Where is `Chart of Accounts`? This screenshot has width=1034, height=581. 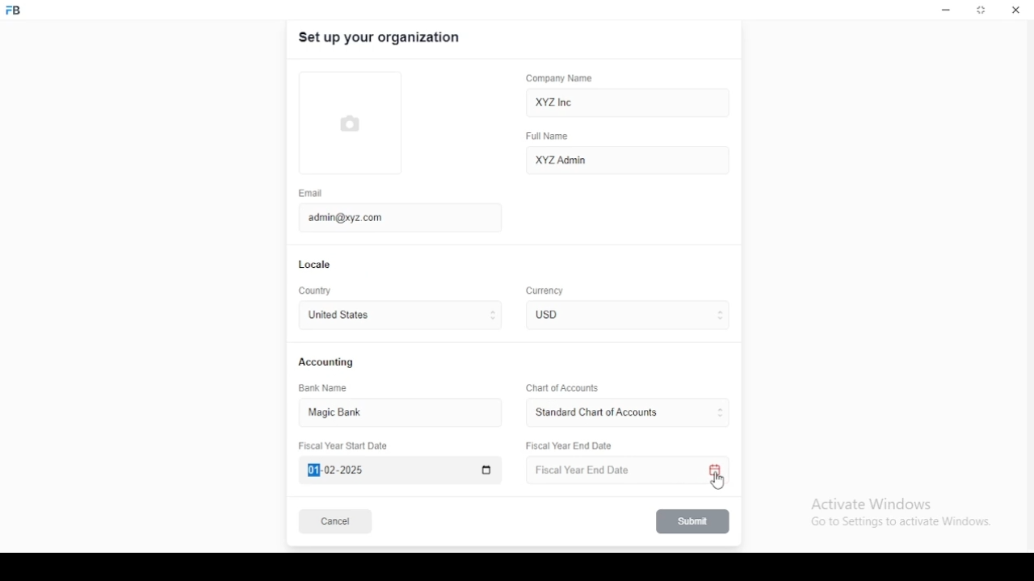 Chart of Accounts is located at coordinates (560, 387).